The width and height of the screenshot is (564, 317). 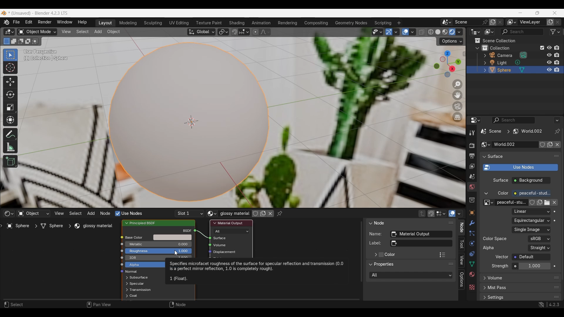 I want to click on Sculpting workspace, so click(x=153, y=23).